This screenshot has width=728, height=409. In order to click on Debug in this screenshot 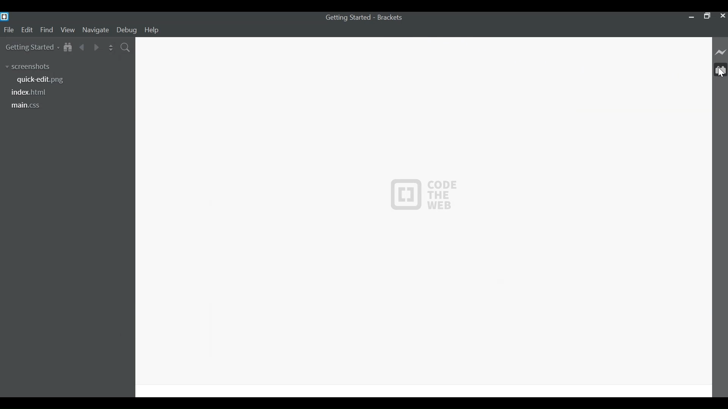, I will do `click(127, 31)`.